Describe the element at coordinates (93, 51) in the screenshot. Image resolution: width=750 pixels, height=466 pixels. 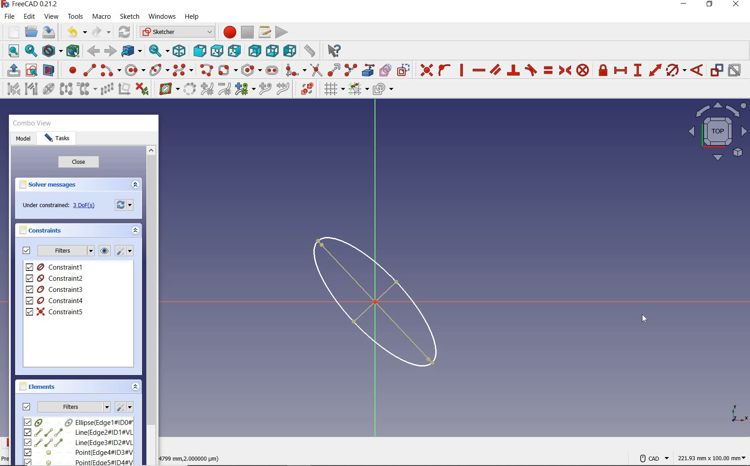
I see `back` at that location.